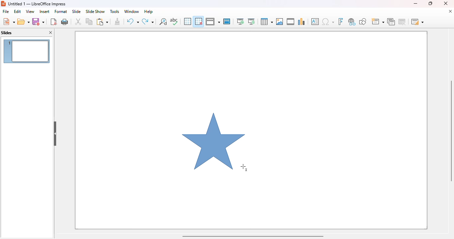 The width and height of the screenshot is (454, 239). What do you see at coordinates (450, 11) in the screenshot?
I see `close document` at bounding box center [450, 11].